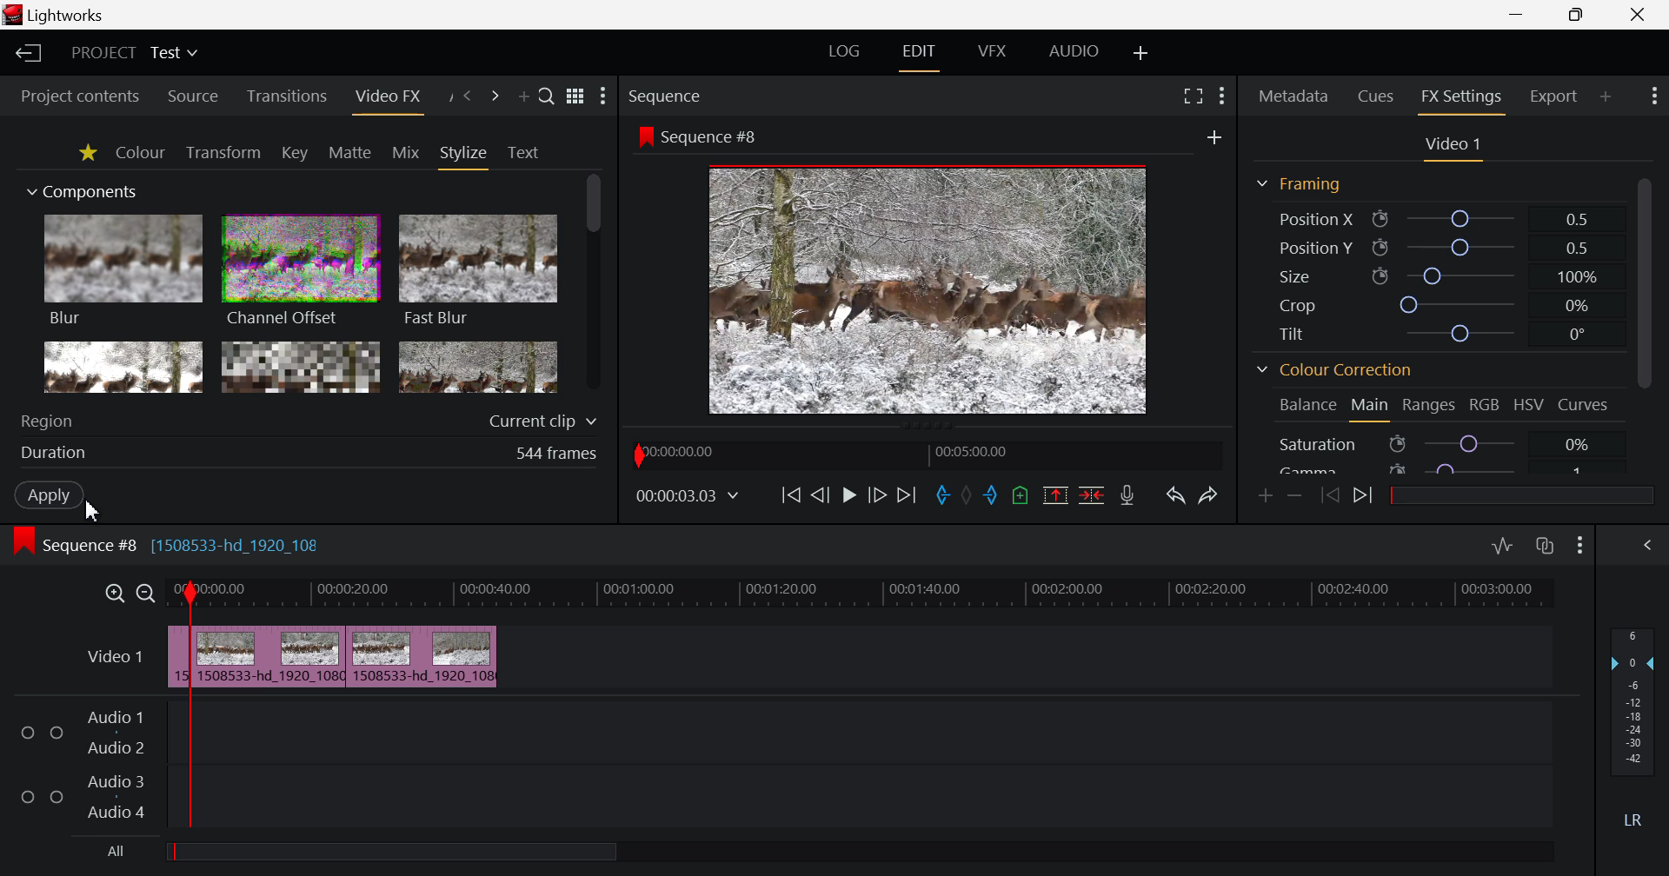  Describe the element at coordinates (492, 96) in the screenshot. I see `Next Panel` at that location.